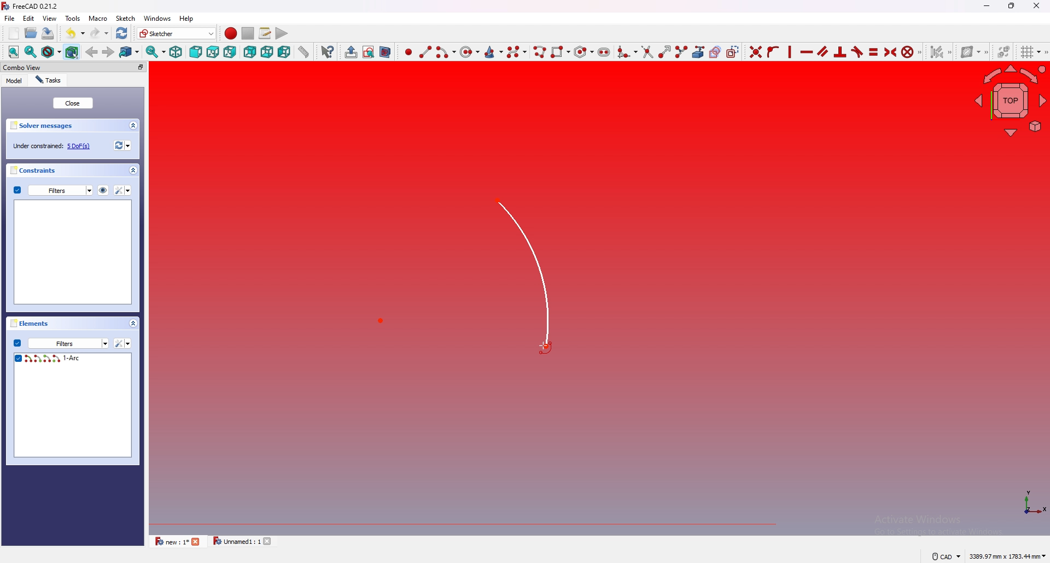 The width and height of the screenshot is (1050, 563). What do you see at coordinates (109, 51) in the screenshot?
I see `forward` at bounding box center [109, 51].